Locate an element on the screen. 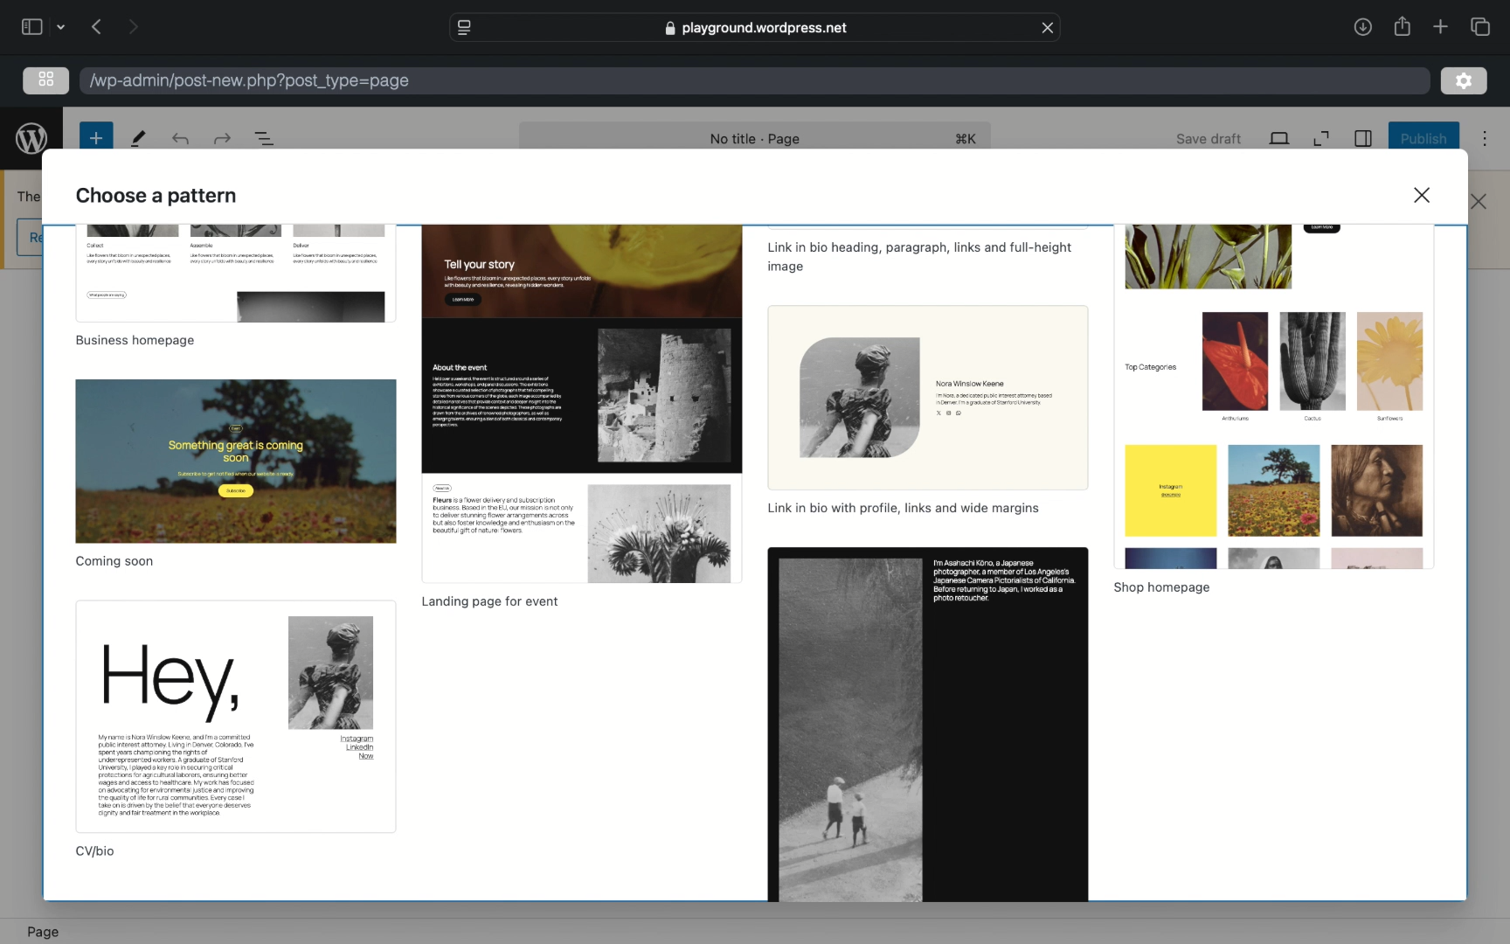 The width and height of the screenshot is (1510, 944). shortcut is located at coordinates (965, 138).